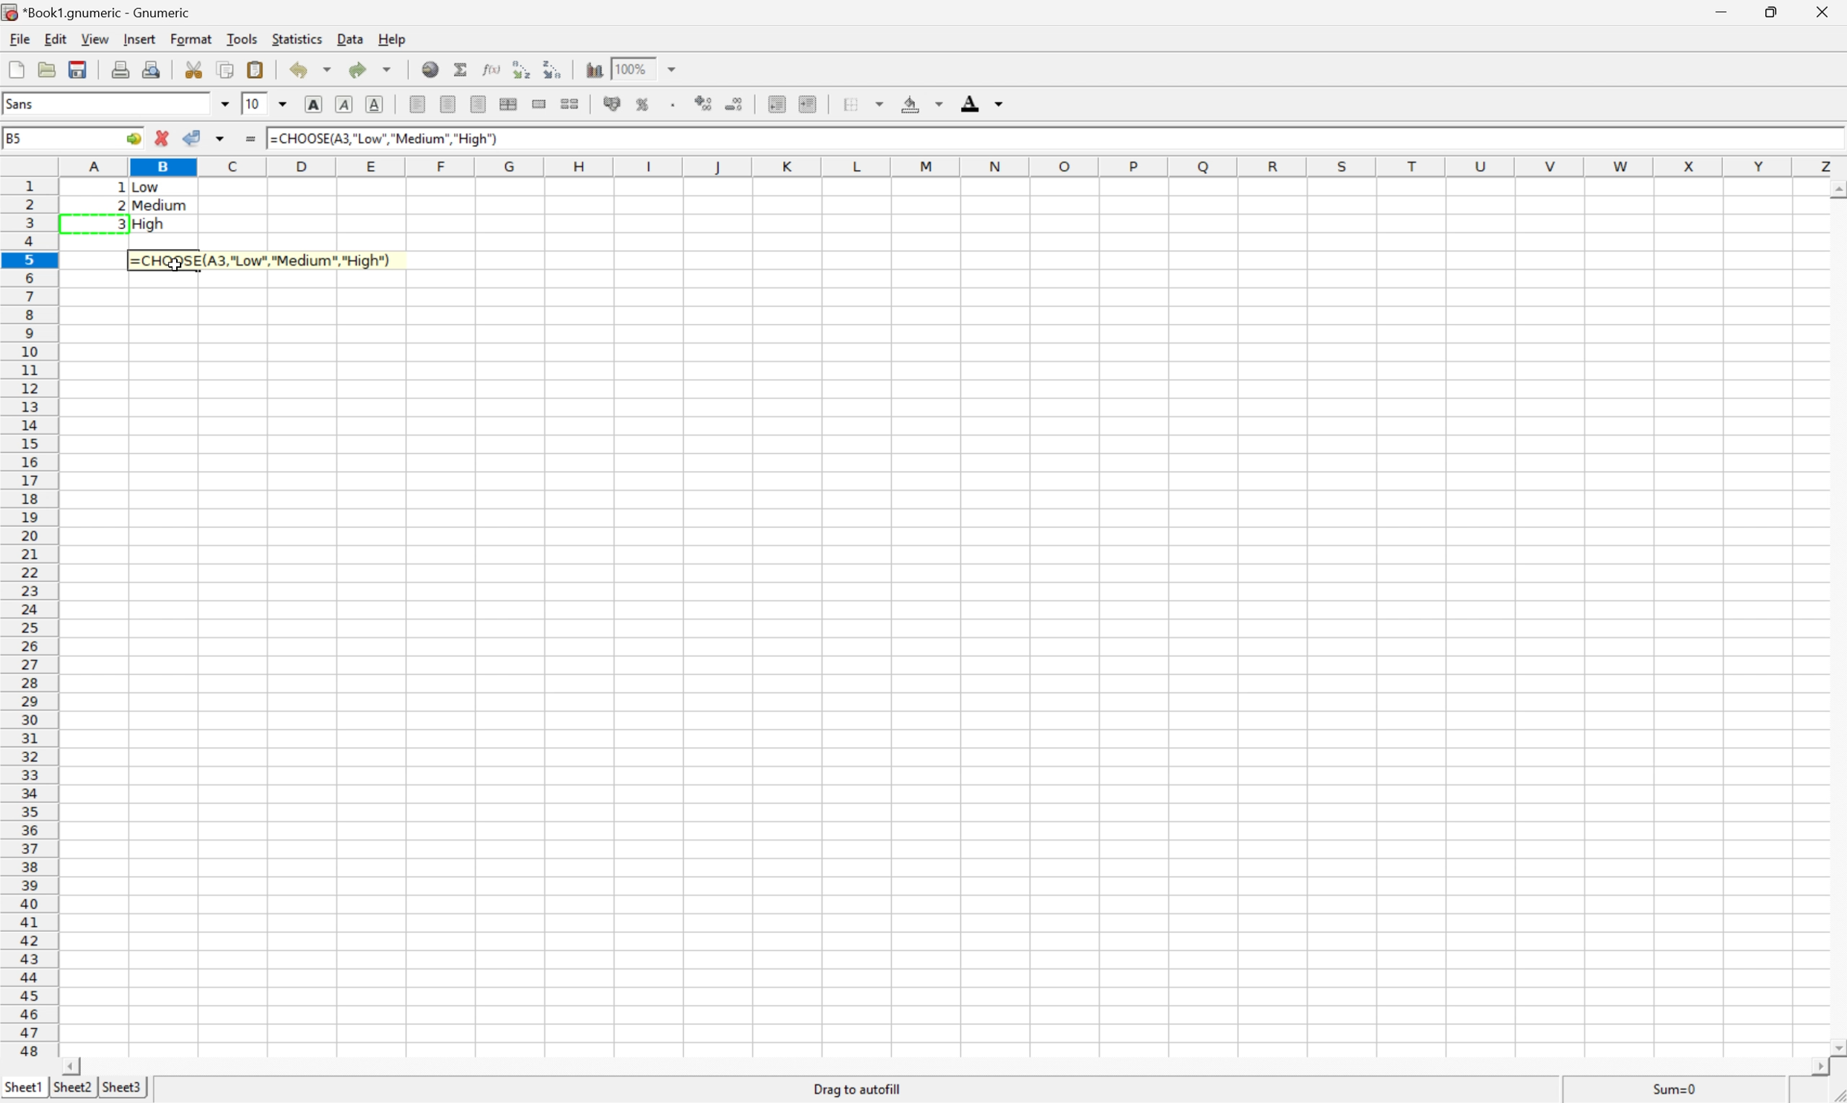  Describe the element at coordinates (149, 68) in the screenshot. I see `Print preview` at that location.